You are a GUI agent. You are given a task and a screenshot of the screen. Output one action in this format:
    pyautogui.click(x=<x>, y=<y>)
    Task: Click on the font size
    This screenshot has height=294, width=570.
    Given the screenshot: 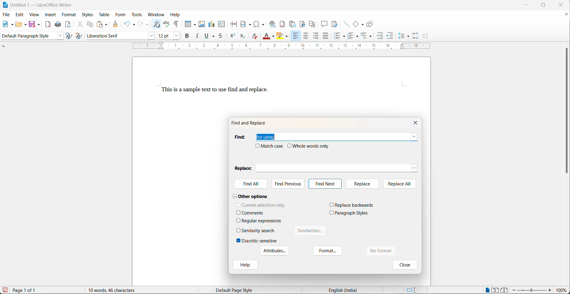 What is the action you would take?
    pyautogui.click(x=163, y=37)
    